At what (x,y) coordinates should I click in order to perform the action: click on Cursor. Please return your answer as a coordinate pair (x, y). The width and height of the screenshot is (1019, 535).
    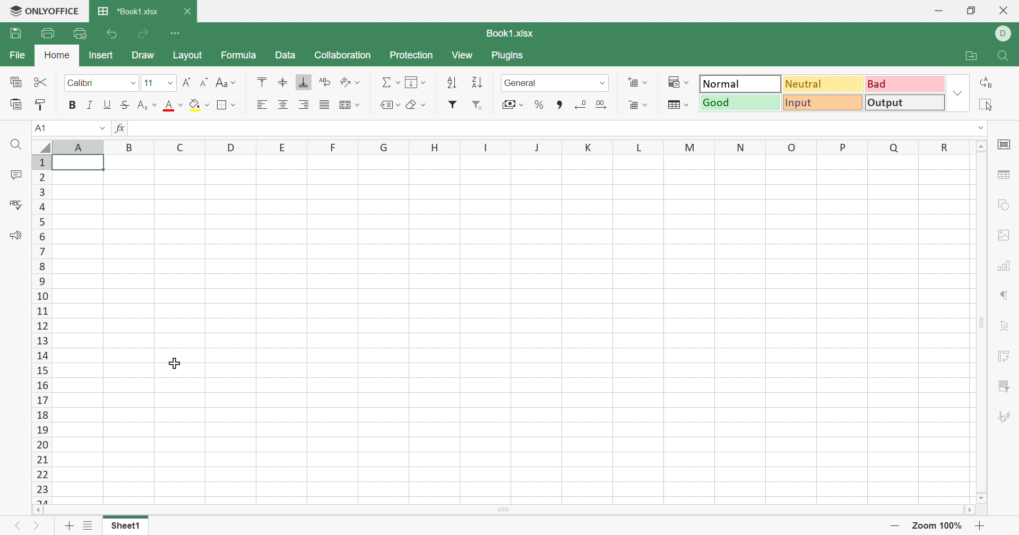
    Looking at the image, I should click on (172, 361).